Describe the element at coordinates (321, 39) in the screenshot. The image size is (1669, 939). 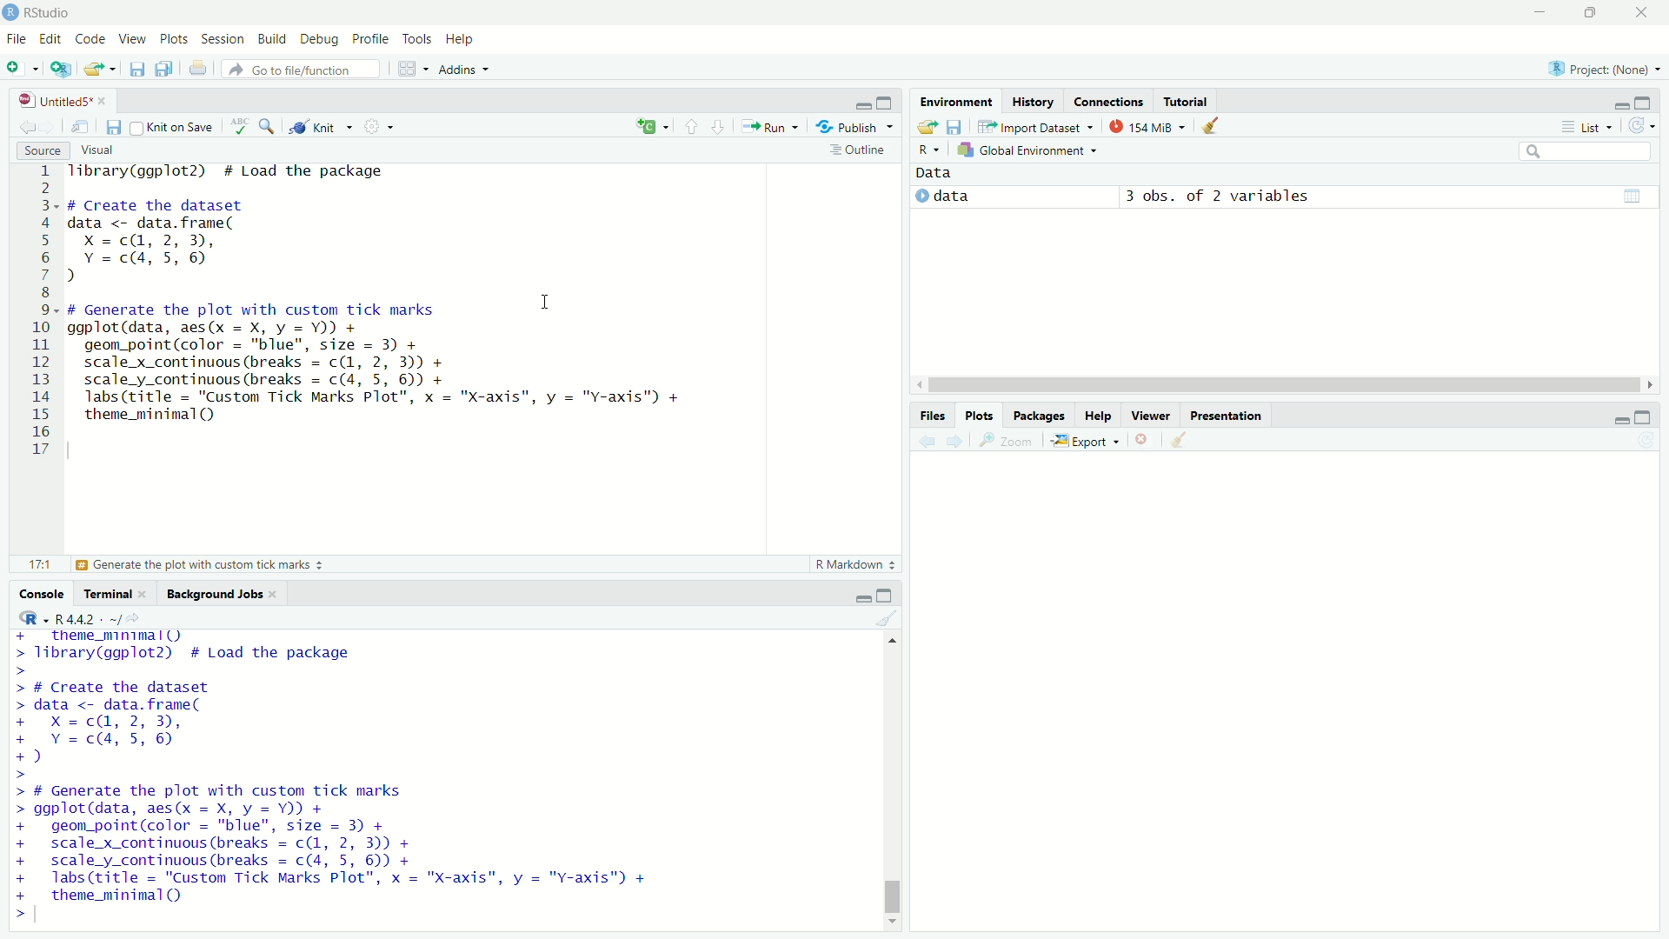
I see `debug` at that location.